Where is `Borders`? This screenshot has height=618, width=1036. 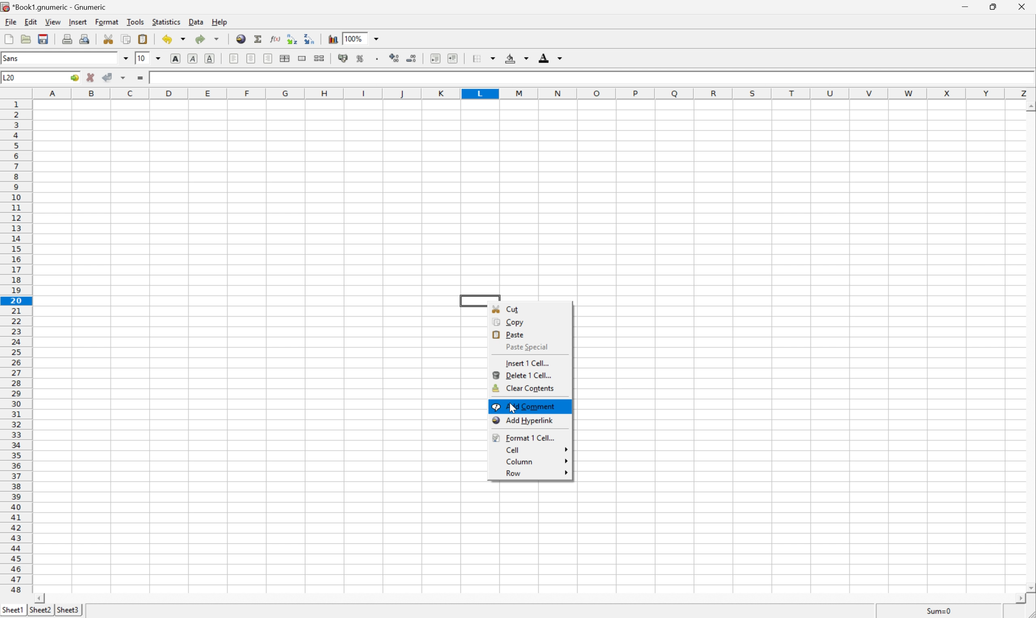 Borders is located at coordinates (484, 58).